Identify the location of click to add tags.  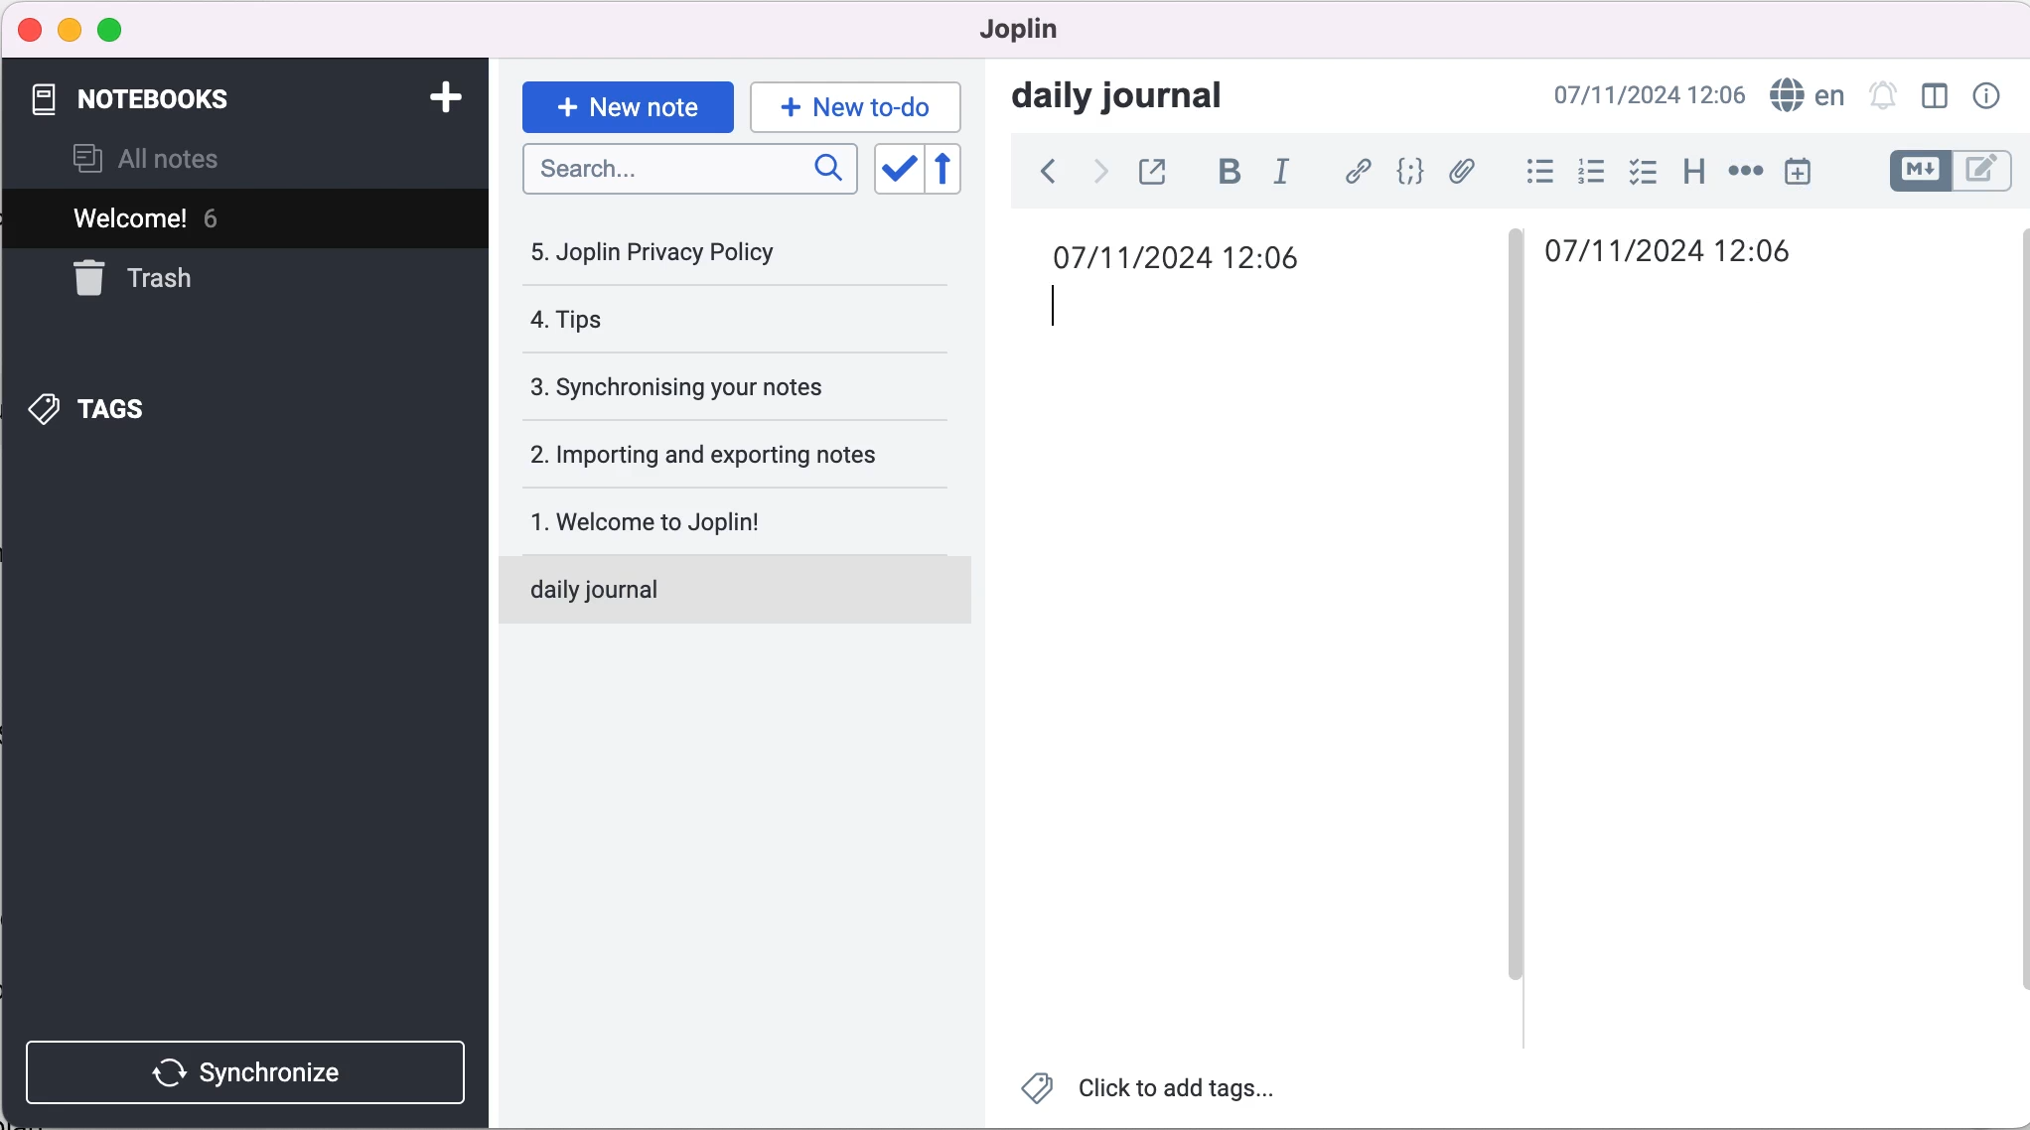
(1151, 1092).